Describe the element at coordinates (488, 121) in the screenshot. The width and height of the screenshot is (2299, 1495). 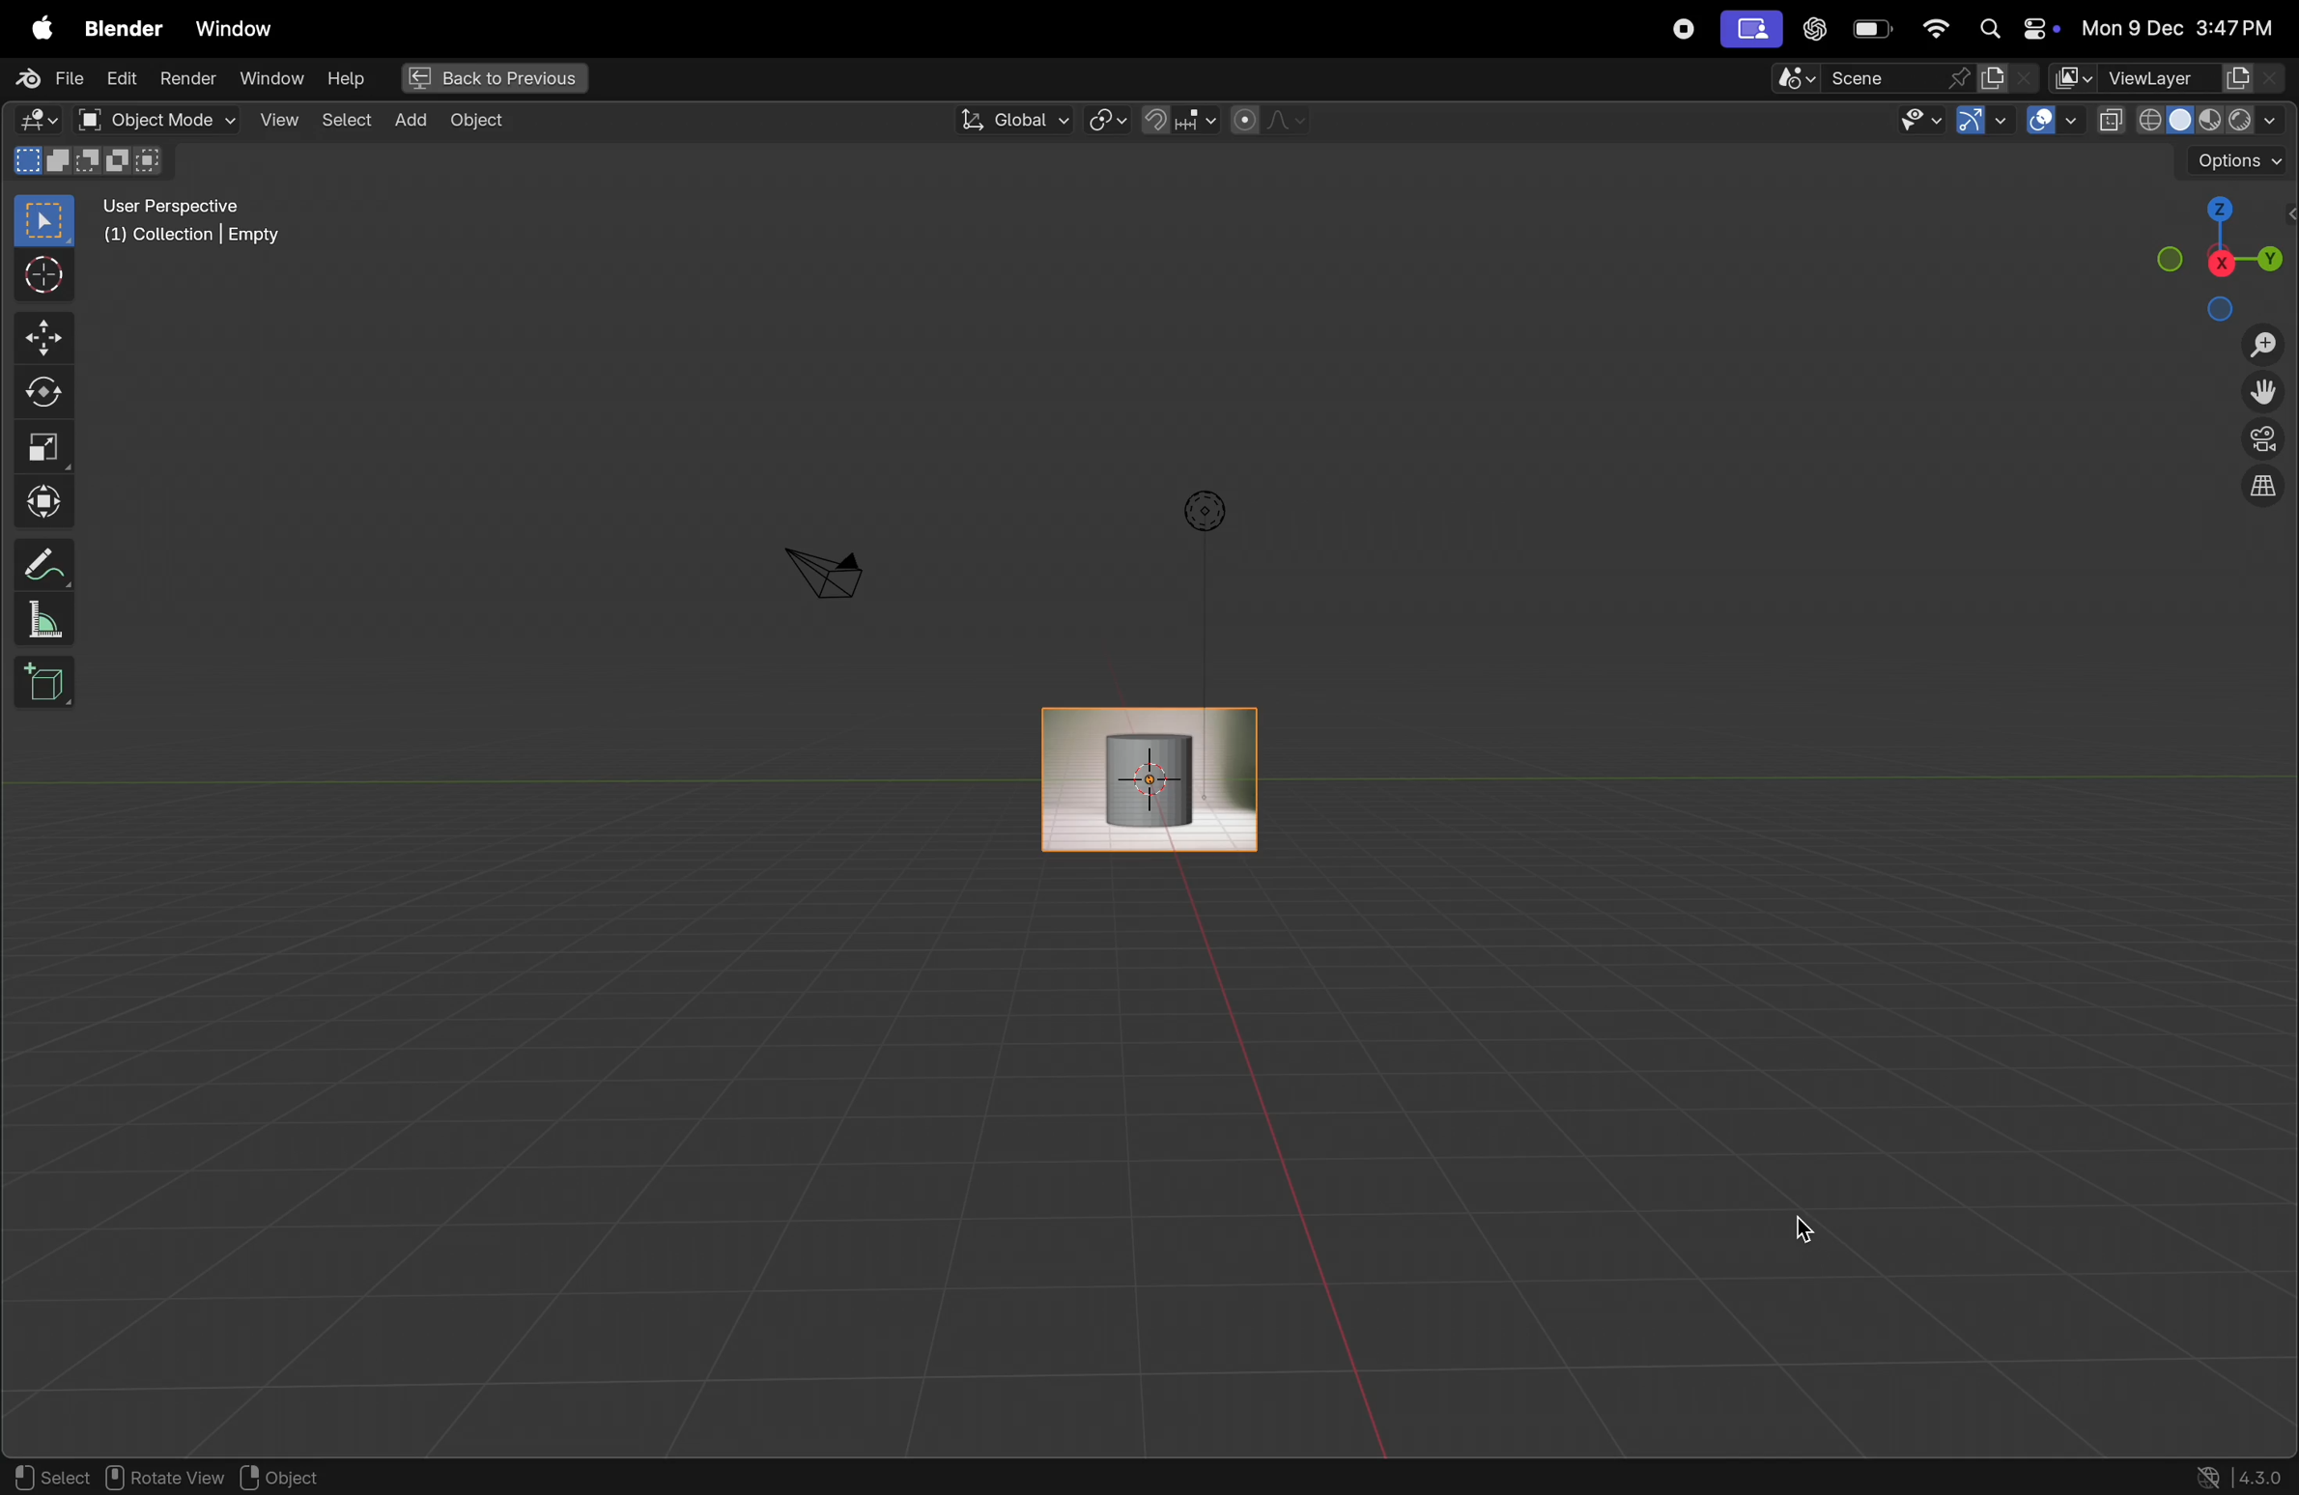
I see `Object` at that location.